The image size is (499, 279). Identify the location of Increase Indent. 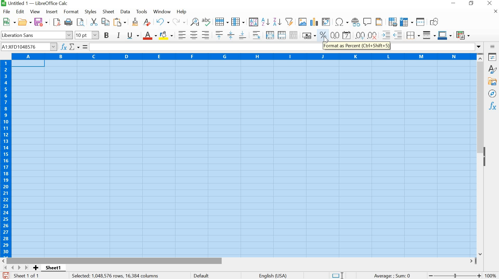
(386, 34).